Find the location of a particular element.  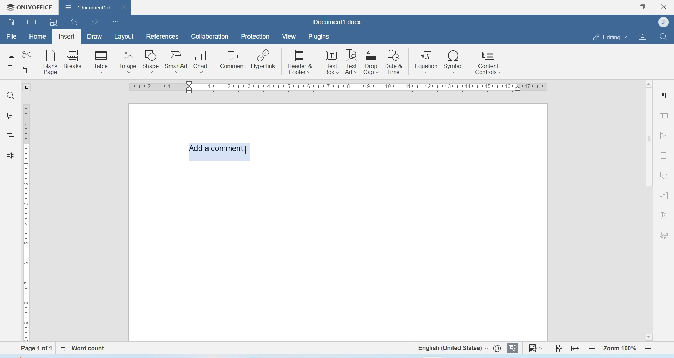

 is located at coordinates (663, 22).